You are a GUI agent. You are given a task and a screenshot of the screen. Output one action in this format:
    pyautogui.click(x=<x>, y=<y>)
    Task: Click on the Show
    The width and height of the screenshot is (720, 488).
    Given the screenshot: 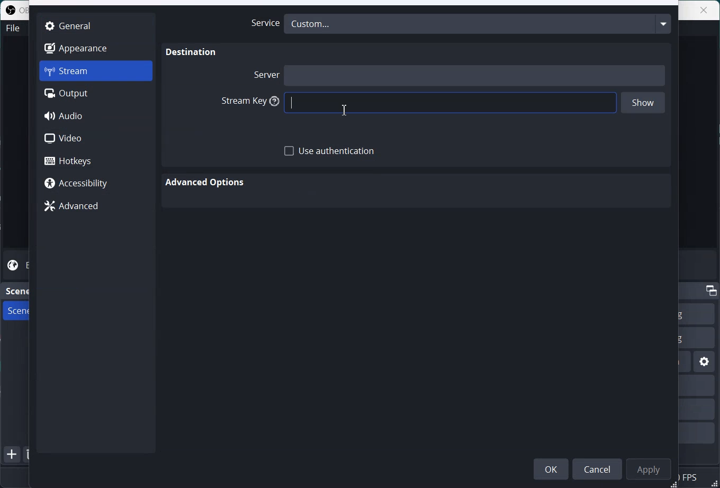 What is the action you would take?
    pyautogui.click(x=643, y=104)
    